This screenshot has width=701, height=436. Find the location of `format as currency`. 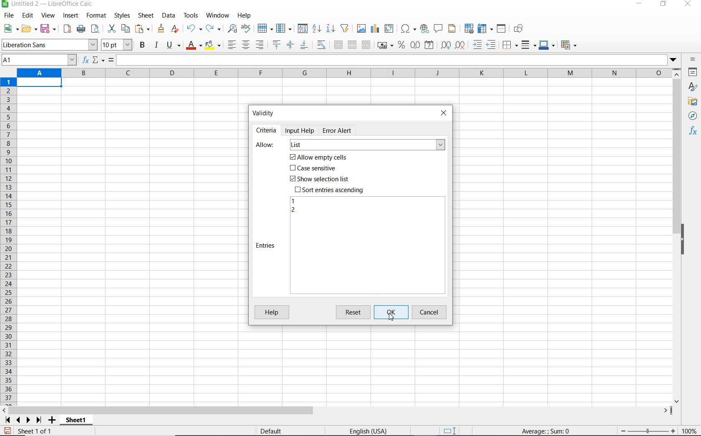

format as currency is located at coordinates (385, 44).